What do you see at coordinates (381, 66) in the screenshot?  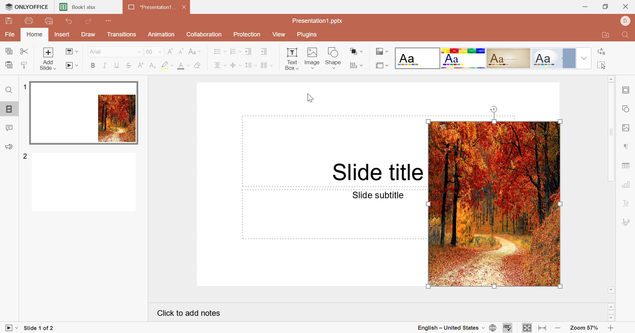 I see `Select slide size` at bounding box center [381, 66].